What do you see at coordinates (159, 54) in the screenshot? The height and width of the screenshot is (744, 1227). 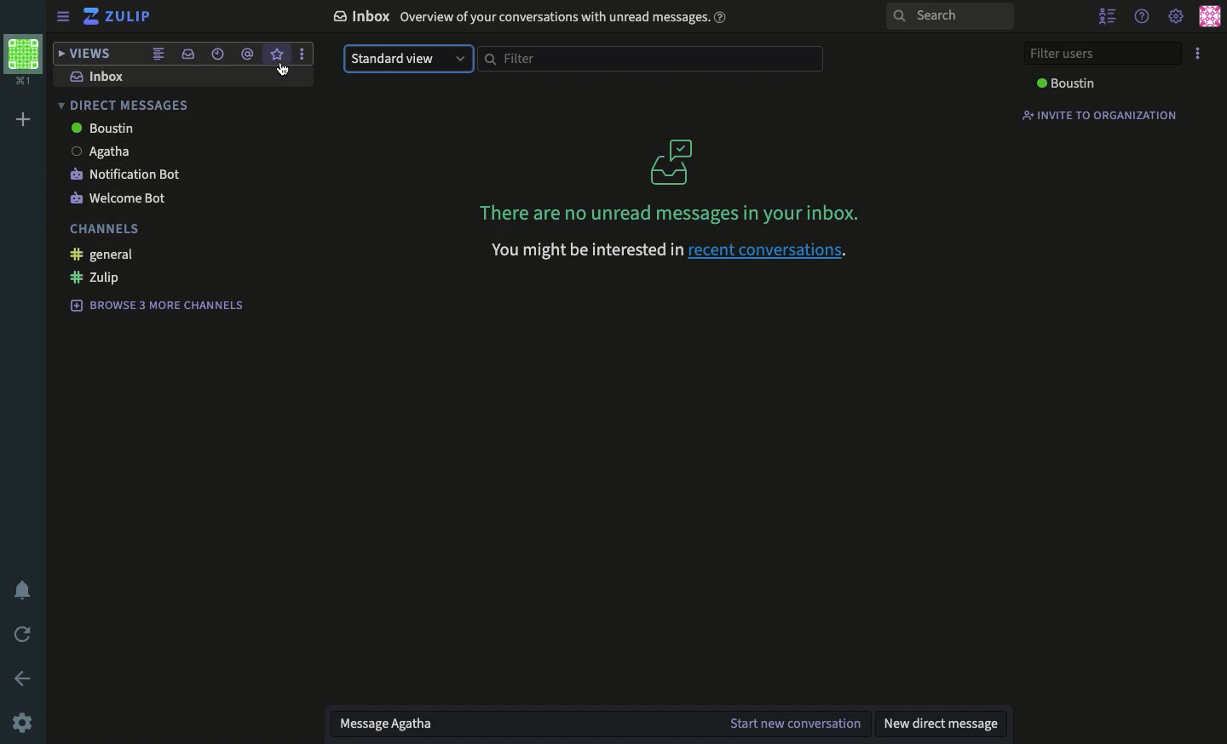 I see `combined feed` at bounding box center [159, 54].